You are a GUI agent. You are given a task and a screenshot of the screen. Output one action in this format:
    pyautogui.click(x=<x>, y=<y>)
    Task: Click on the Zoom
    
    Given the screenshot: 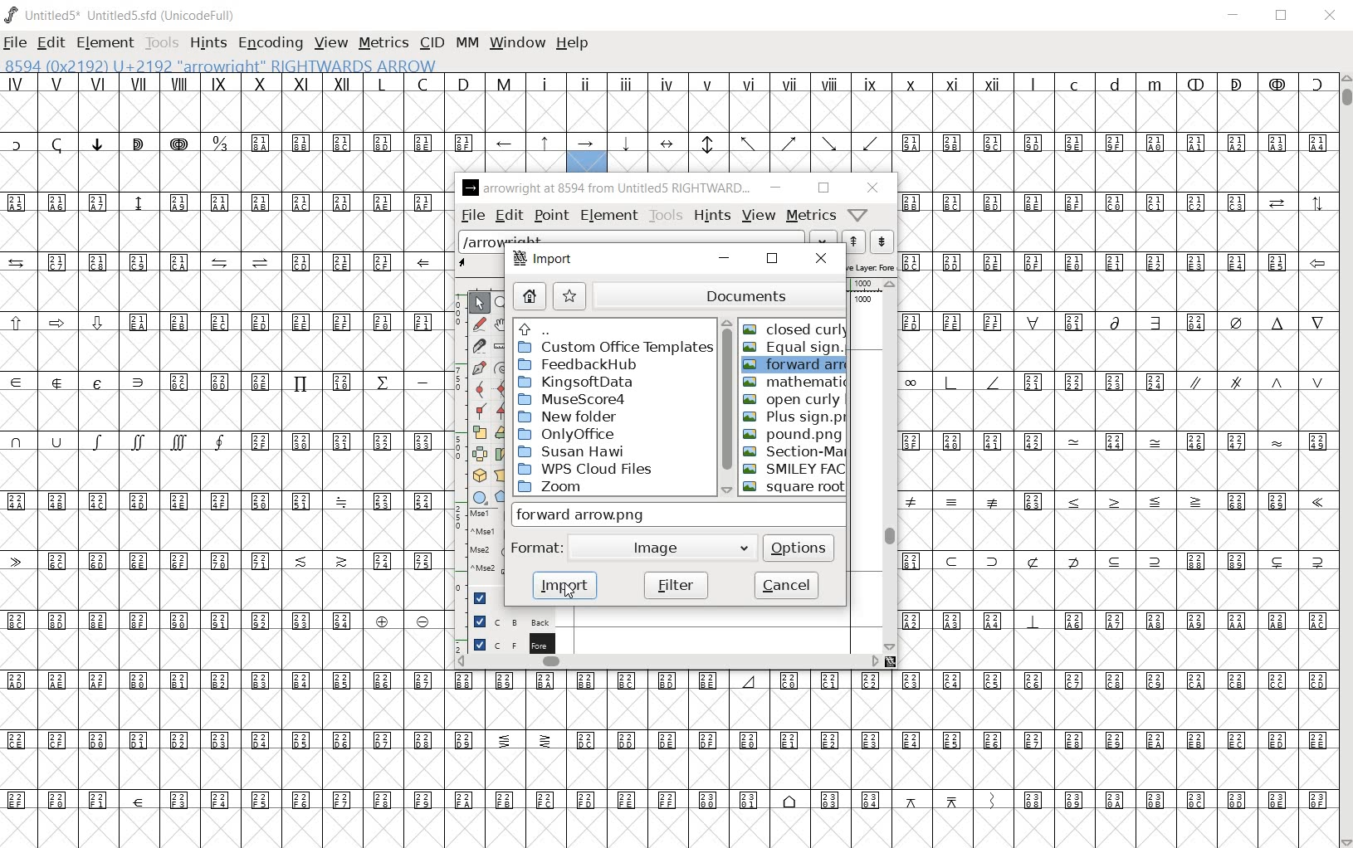 What is the action you would take?
    pyautogui.click(x=581, y=488)
    